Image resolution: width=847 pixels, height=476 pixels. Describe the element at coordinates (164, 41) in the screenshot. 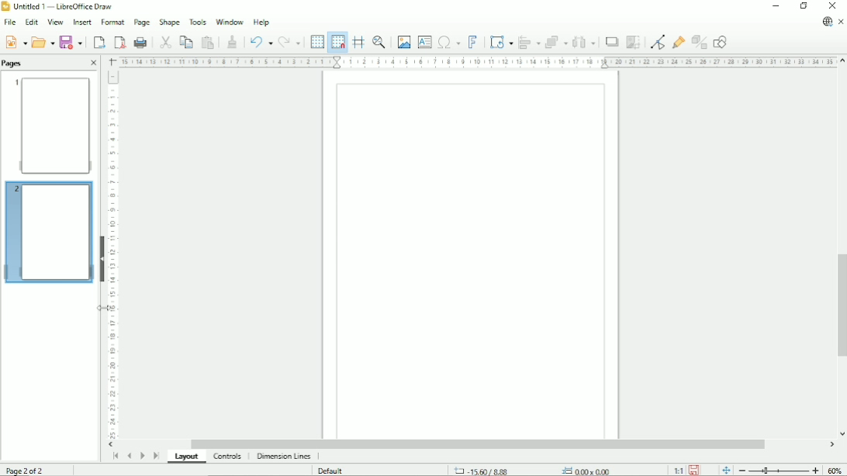

I see `Cut` at that location.